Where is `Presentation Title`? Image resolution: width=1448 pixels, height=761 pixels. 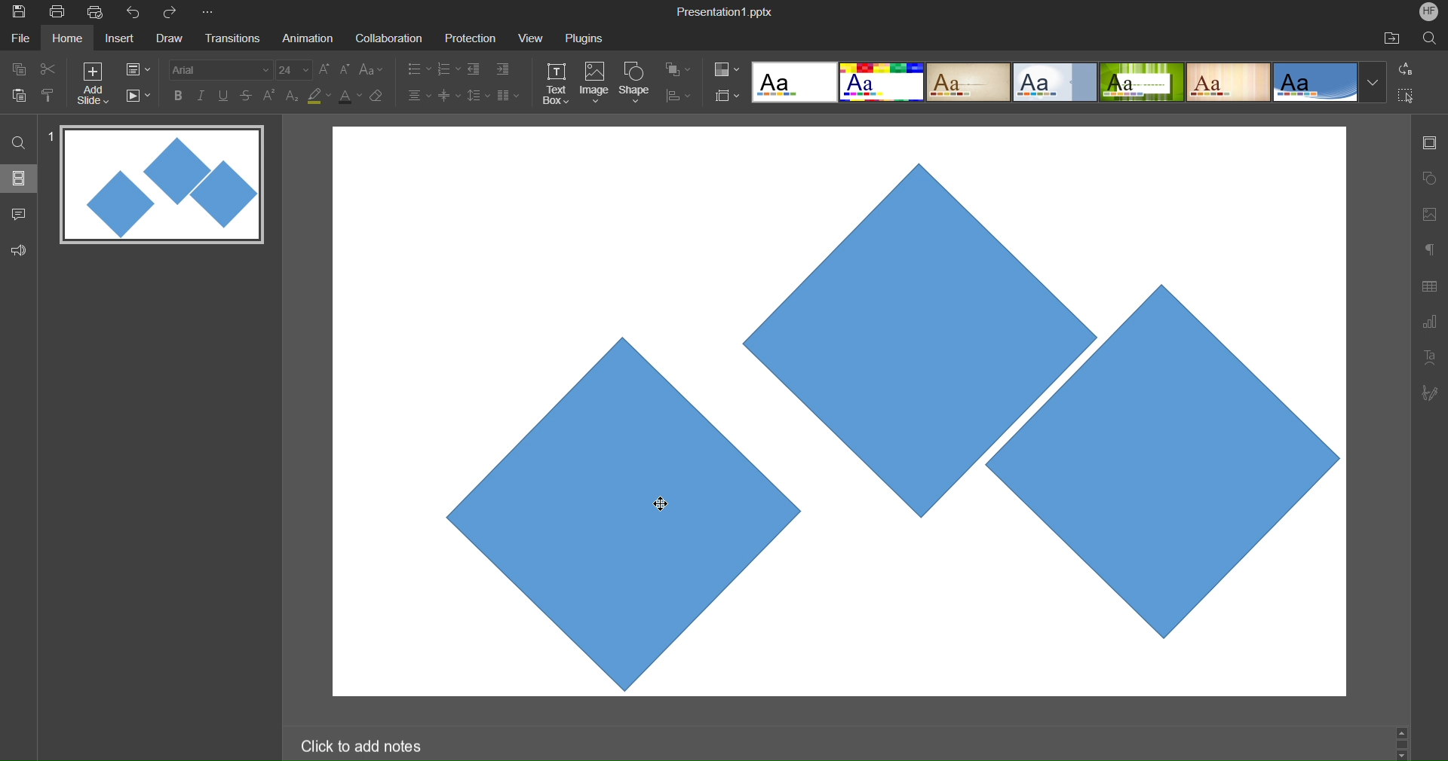
Presentation Title is located at coordinates (727, 11).